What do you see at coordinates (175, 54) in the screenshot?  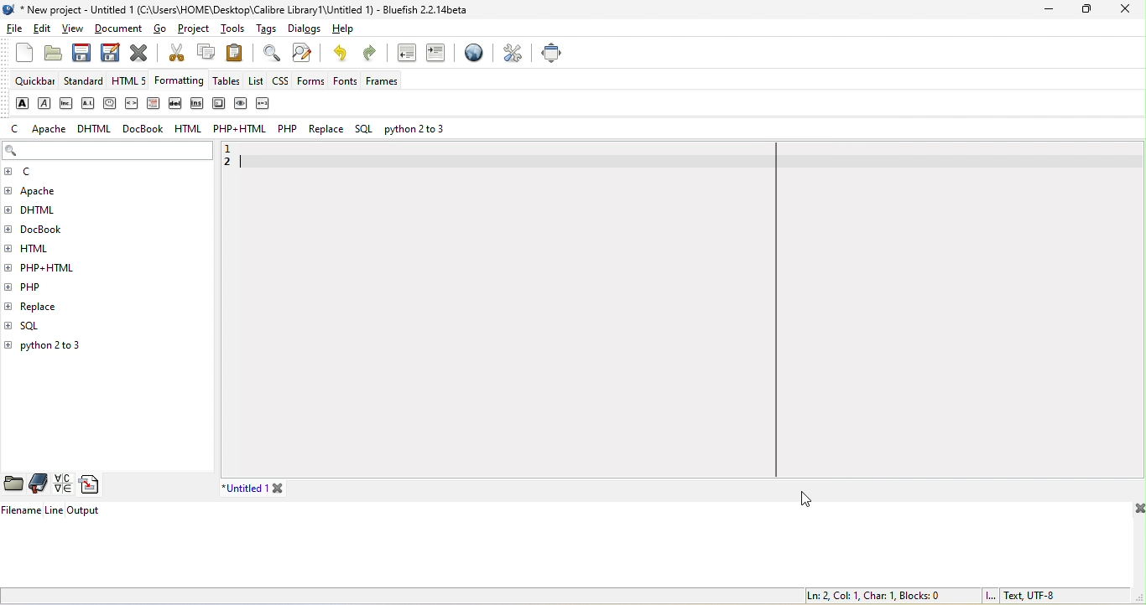 I see `cut` at bounding box center [175, 54].